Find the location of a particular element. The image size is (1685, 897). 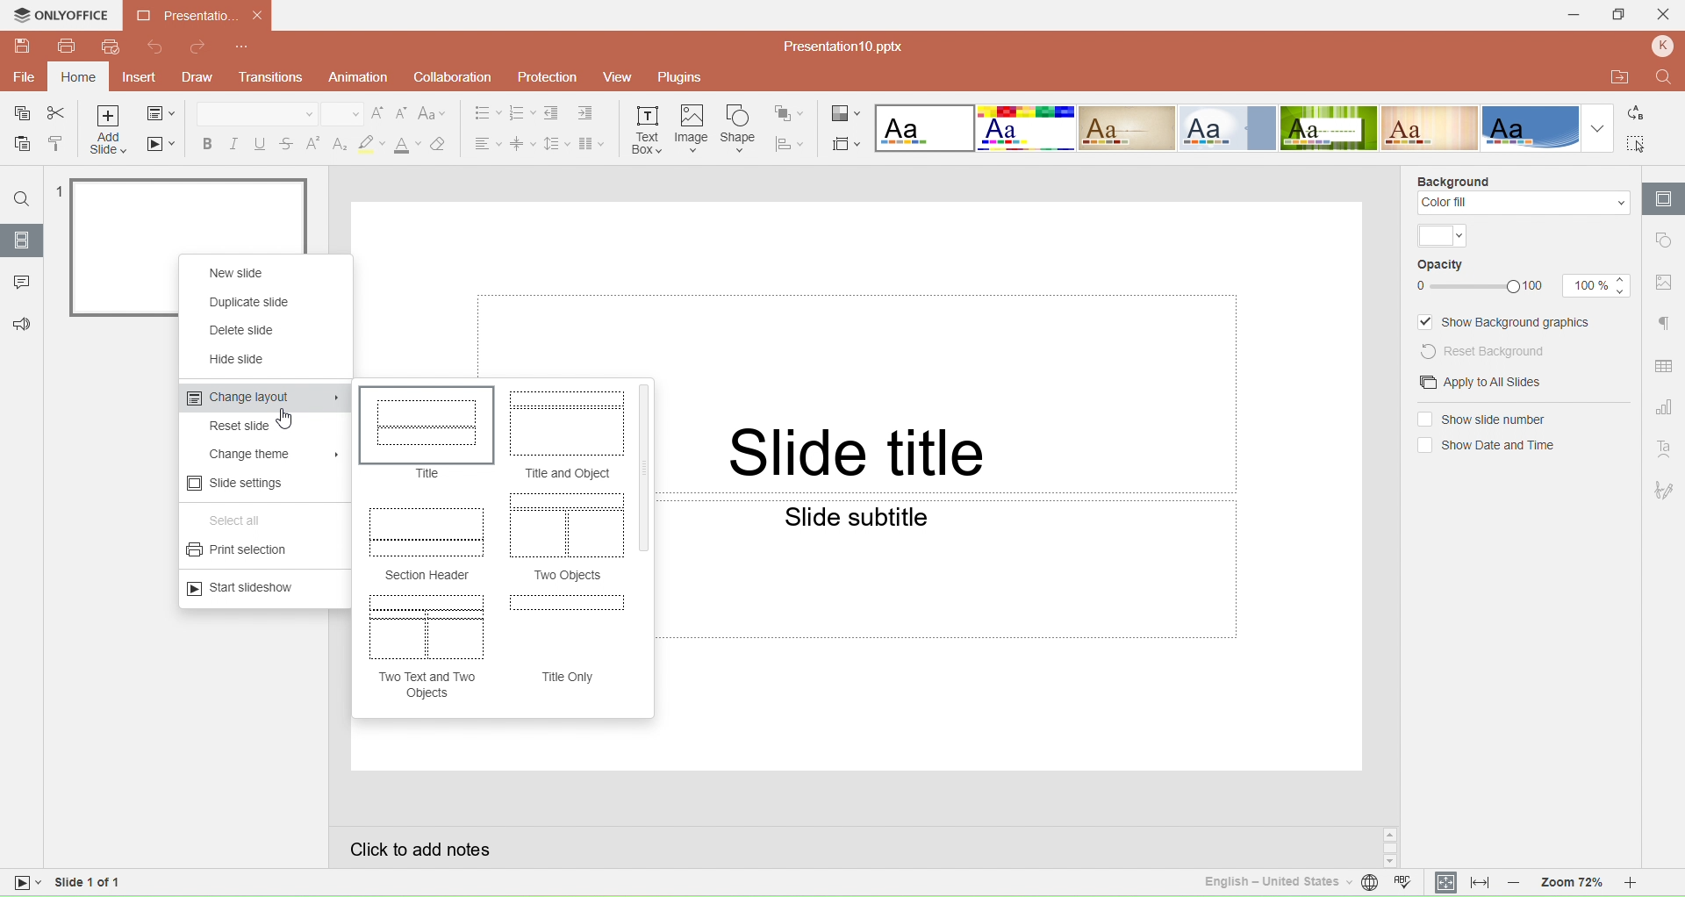

Slide 1 0f 1 is located at coordinates (80, 884).